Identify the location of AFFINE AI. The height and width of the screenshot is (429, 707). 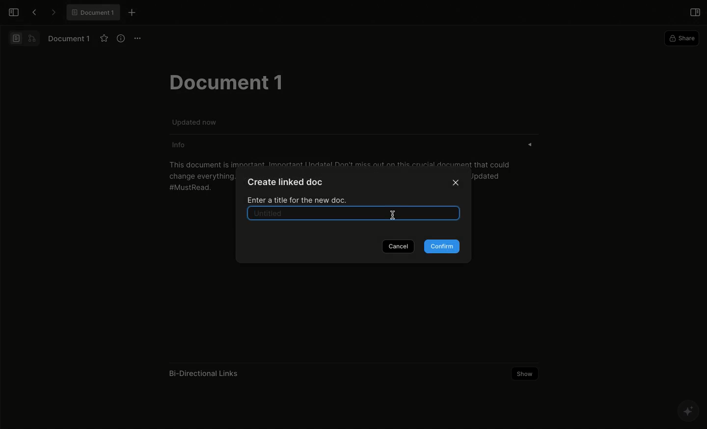
(687, 411).